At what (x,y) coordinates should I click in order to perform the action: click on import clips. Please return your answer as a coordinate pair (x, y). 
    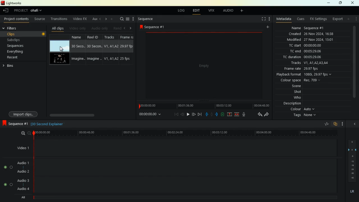
    Looking at the image, I should click on (23, 114).